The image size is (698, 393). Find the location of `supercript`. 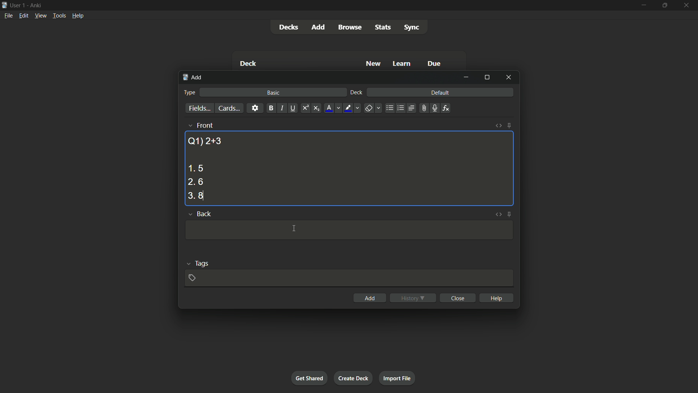

supercript is located at coordinates (305, 108).